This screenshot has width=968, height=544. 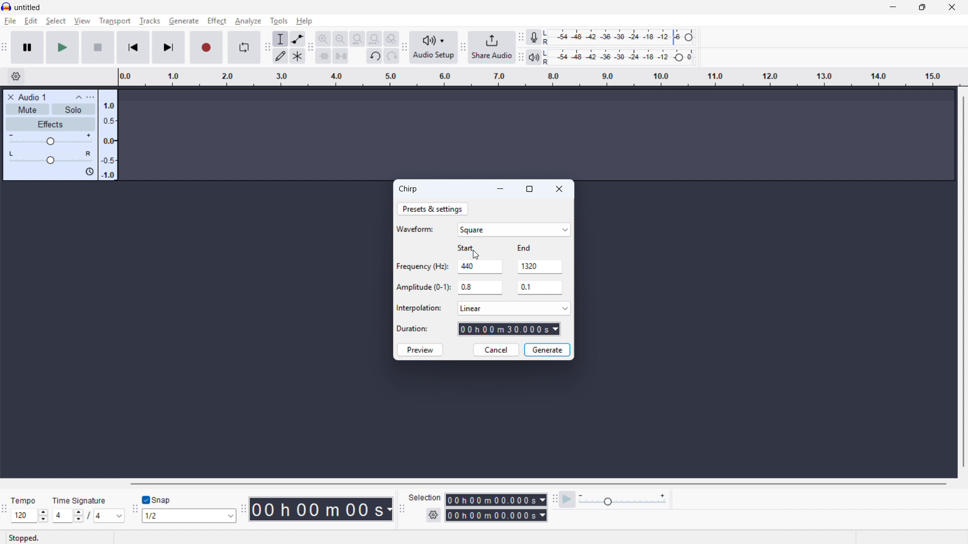 What do you see at coordinates (81, 500) in the screenshot?
I see `Time signature` at bounding box center [81, 500].